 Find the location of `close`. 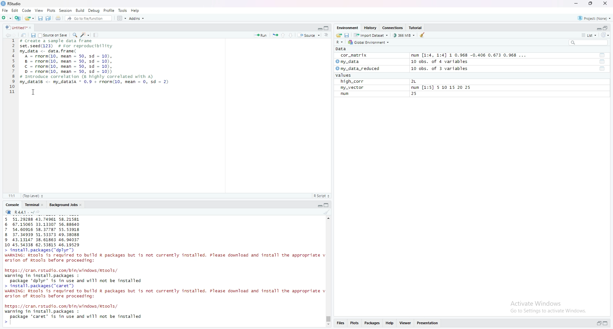

close is located at coordinates (43, 205).